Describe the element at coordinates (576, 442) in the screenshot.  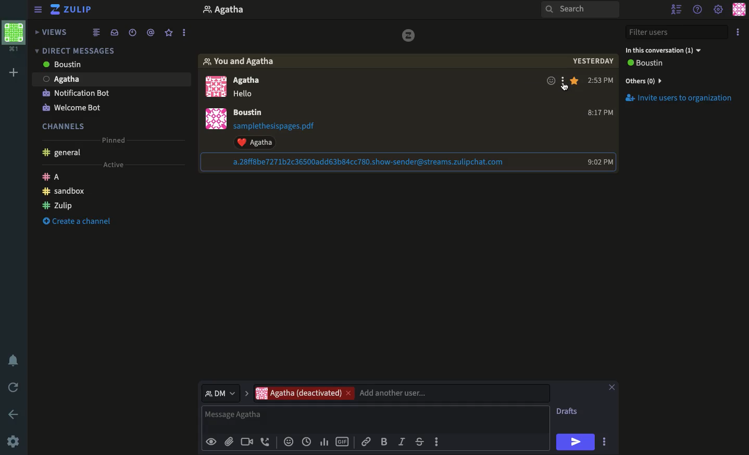
I see `Send` at that location.